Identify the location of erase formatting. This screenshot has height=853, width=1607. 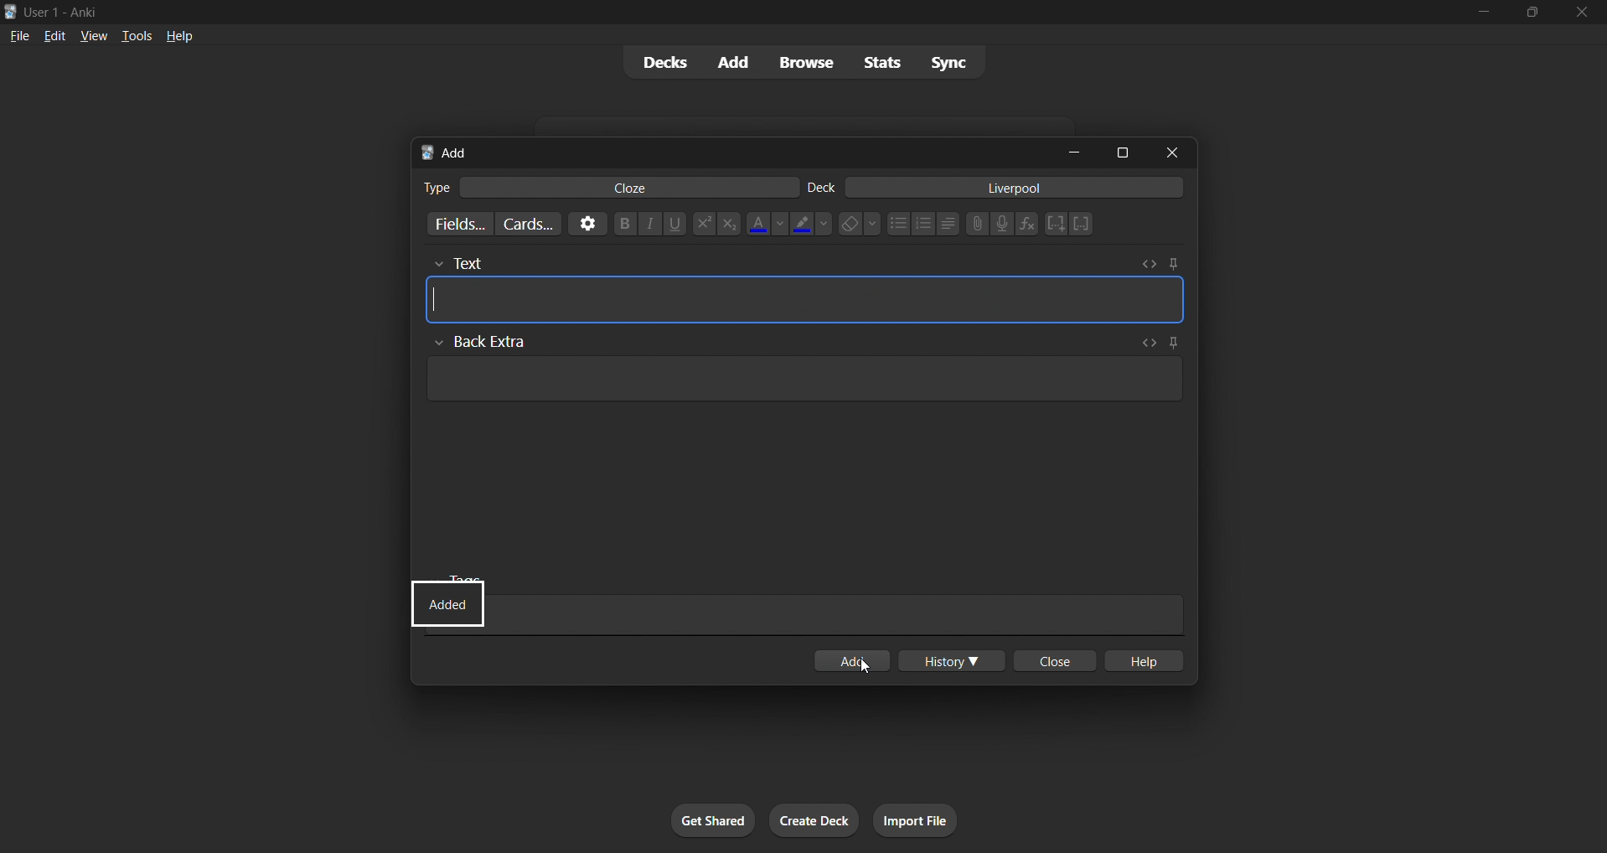
(860, 227).